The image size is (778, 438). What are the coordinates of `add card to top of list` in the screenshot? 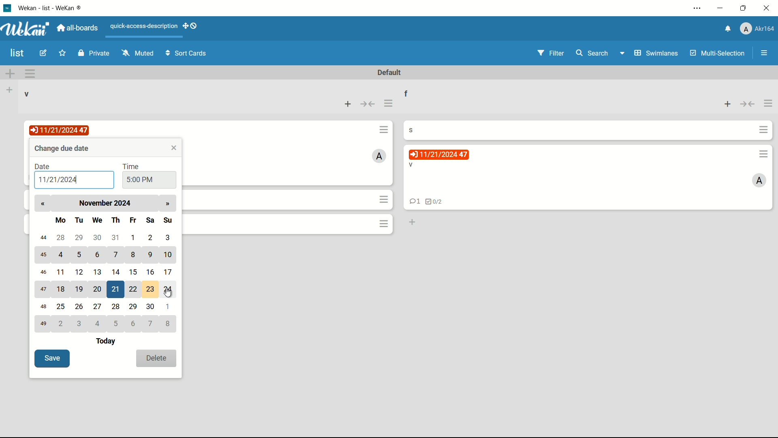 It's located at (727, 105).